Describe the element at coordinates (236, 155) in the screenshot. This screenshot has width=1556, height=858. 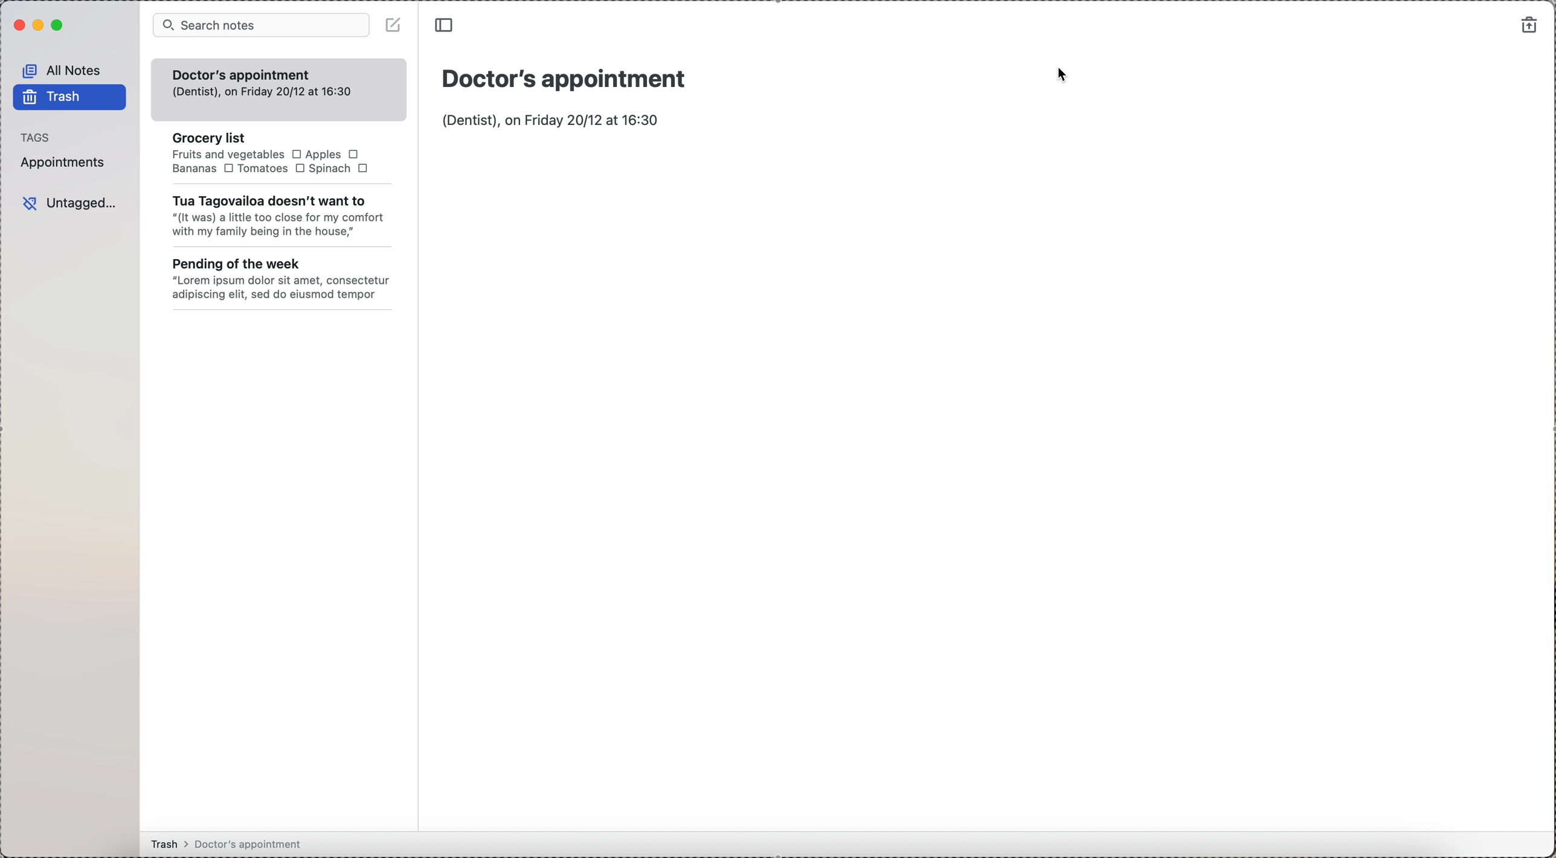
I see `Fruits and vegetables` at that location.